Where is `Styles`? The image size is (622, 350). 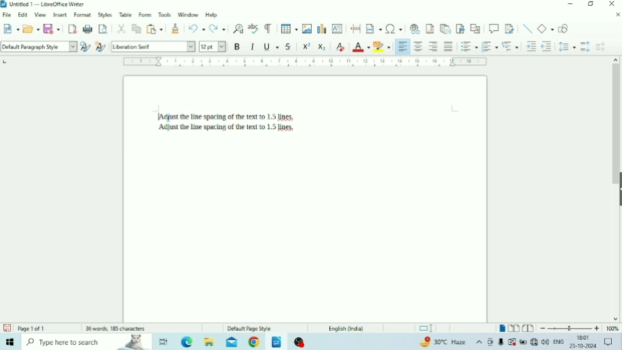
Styles is located at coordinates (105, 14).